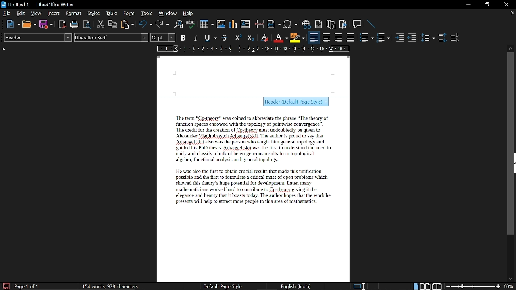  Describe the element at coordinates (326, 37) in the screenshot. I see `Center` at that location.